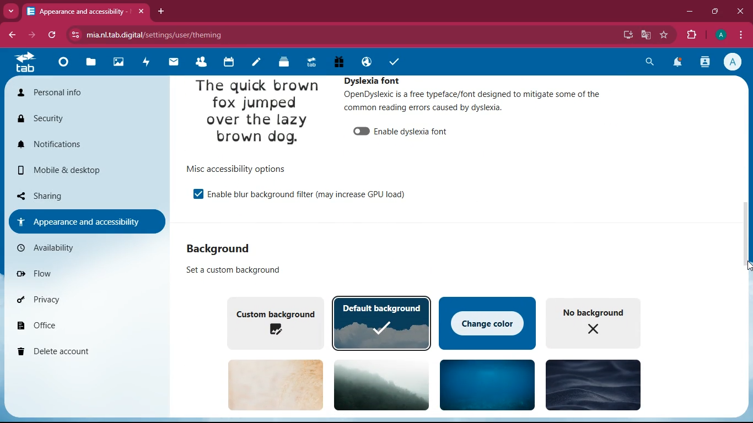 The width and height of the screenshot is (753, 423). Describe the element at coordinates (282, 63) in the screenshot. I see `layers` at that location.